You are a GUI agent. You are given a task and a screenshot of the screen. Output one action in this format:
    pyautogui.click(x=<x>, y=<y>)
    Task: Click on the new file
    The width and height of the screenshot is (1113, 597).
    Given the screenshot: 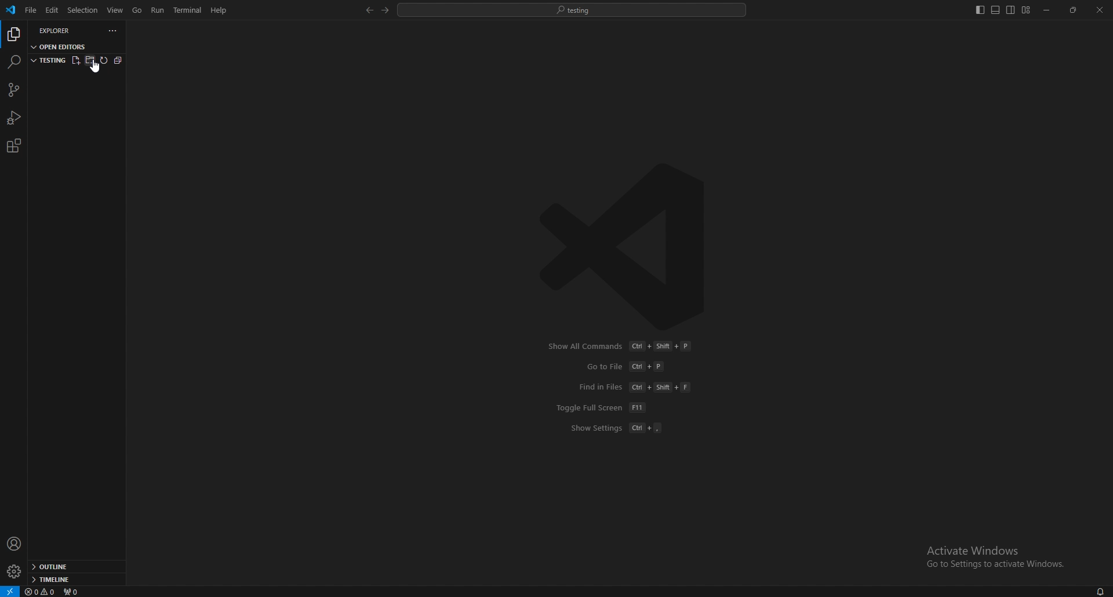 What is the action you would take?
    pyautogui.click(x=75, y=59)
    